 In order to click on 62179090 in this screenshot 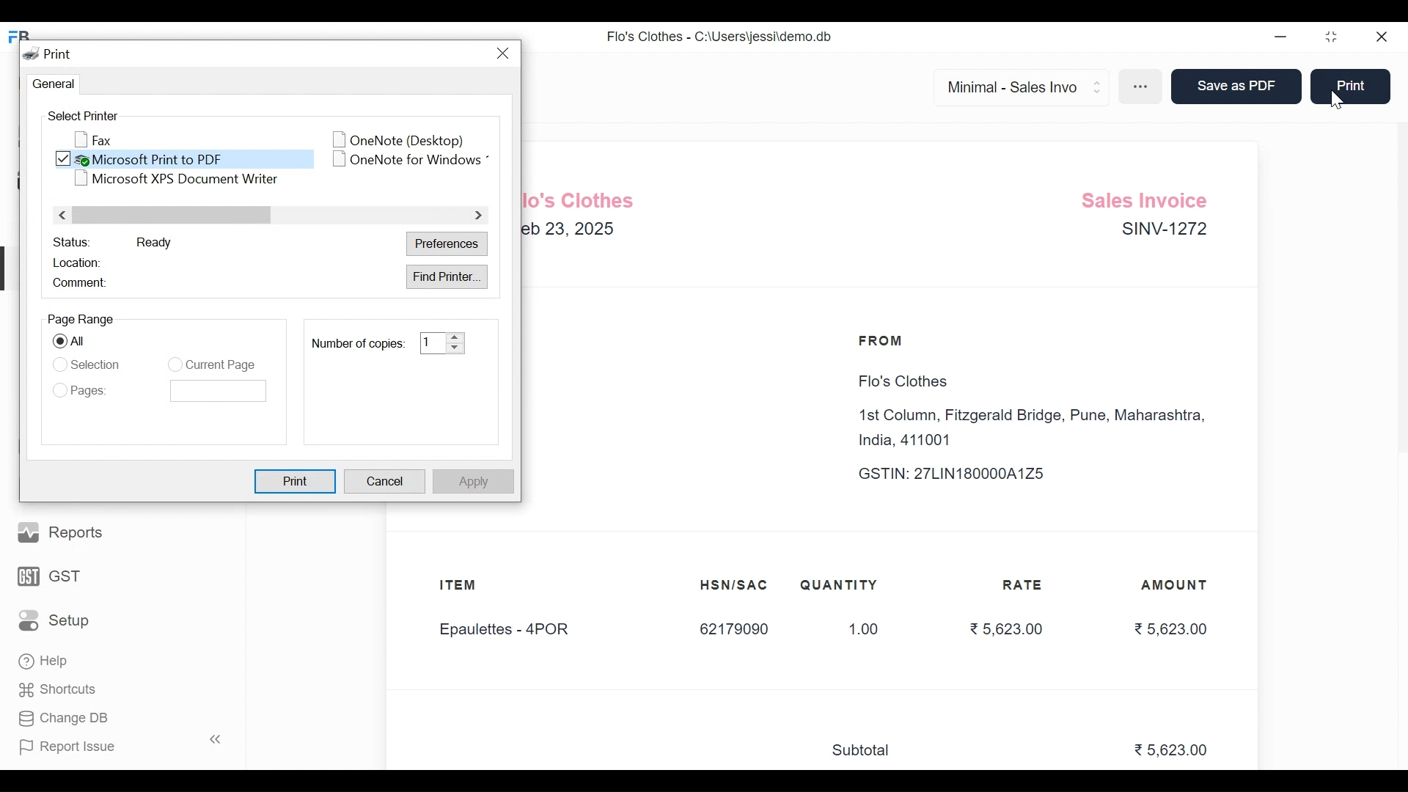, I will do `click(733, 630)`.